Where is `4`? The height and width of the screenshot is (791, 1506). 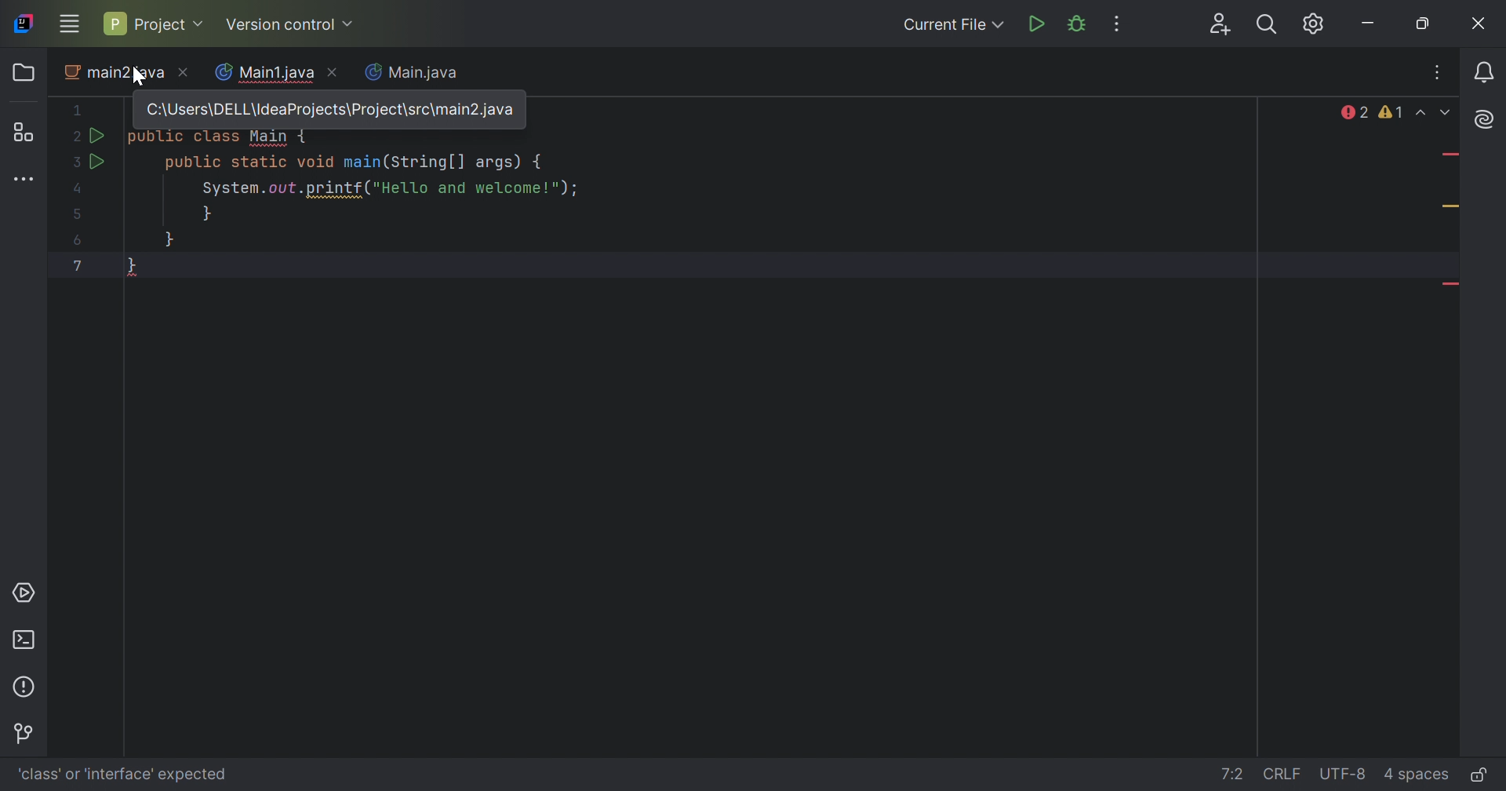
4 is located at coordinates (80, 191).